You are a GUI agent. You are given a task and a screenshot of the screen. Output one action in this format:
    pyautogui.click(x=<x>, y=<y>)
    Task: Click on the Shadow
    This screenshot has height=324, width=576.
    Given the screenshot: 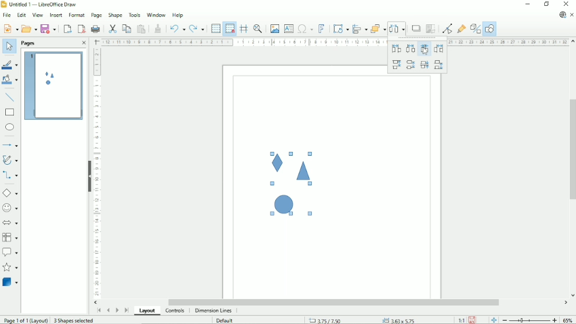 What is the action you would take?
    pyautogui.click(x=416, y=28)
    